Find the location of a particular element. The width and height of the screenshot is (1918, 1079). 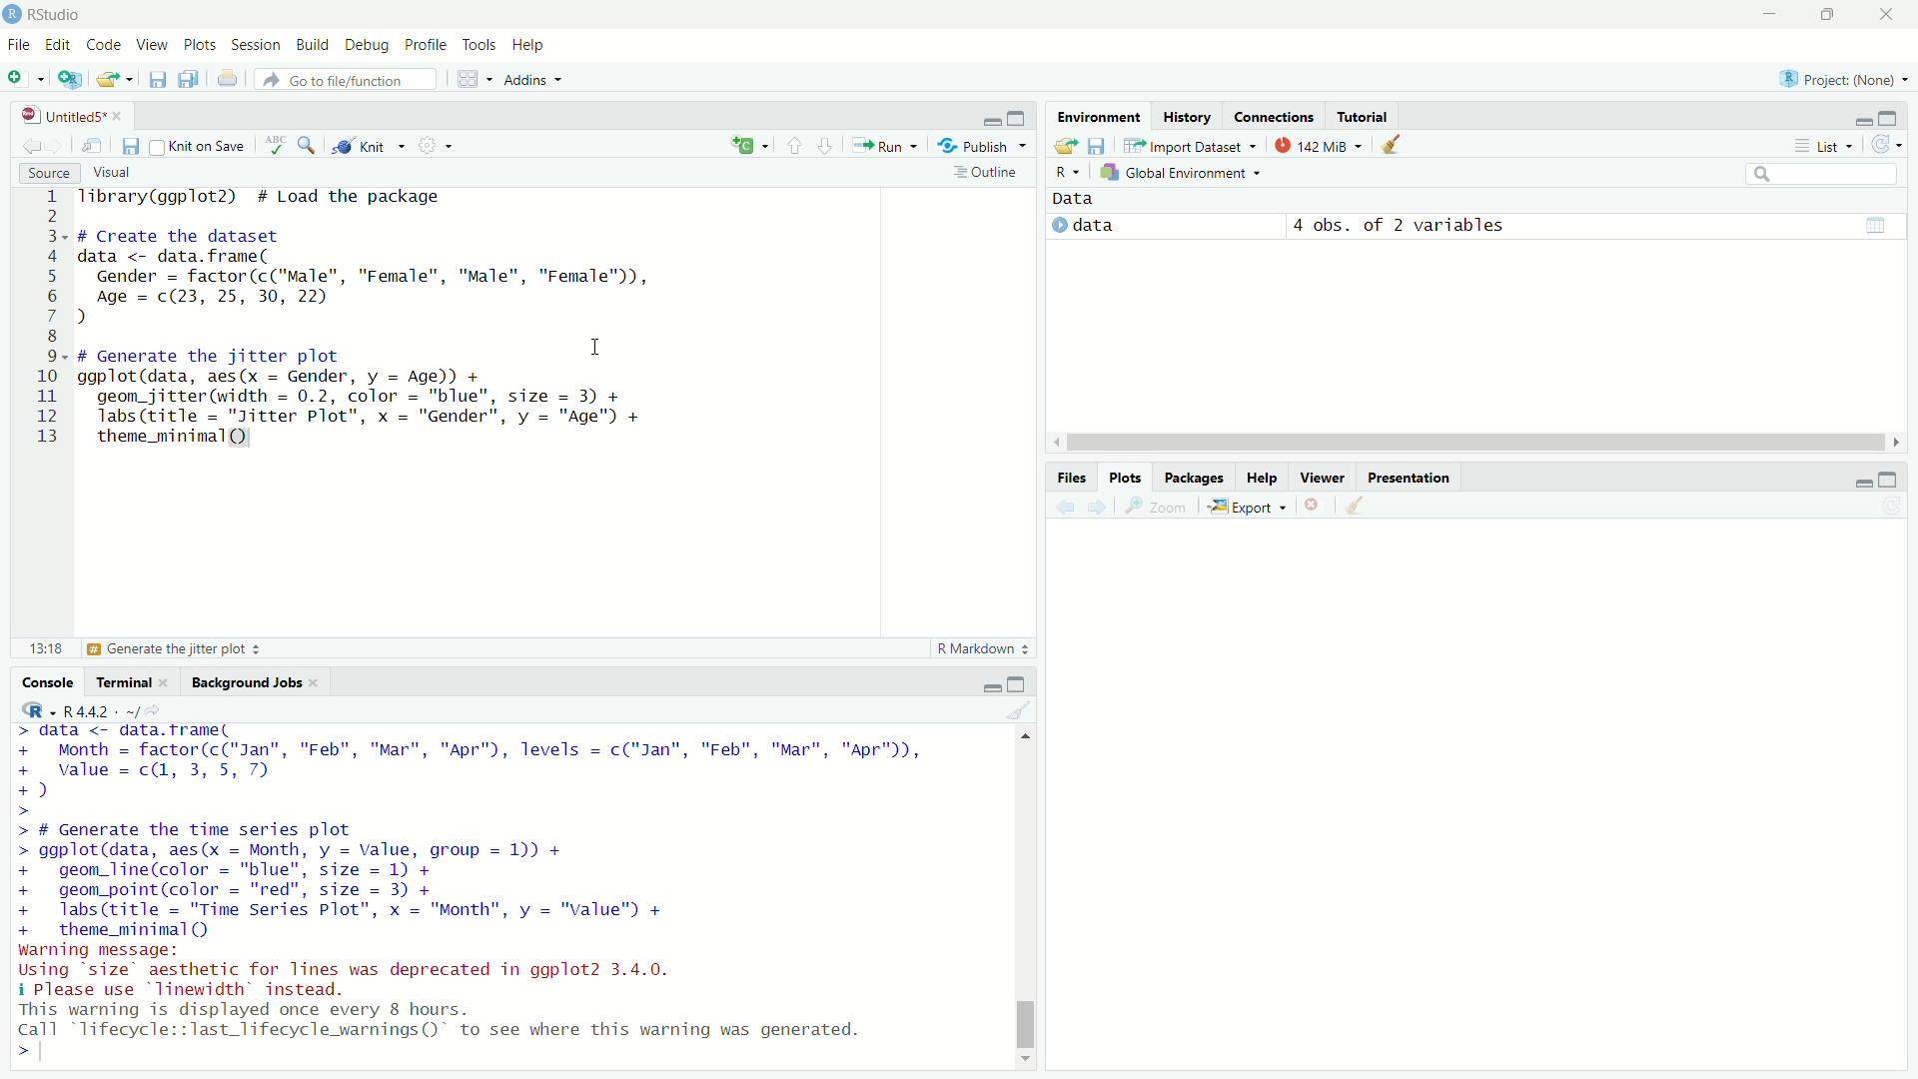

code to create the dataset is located at coordinates (388, 278).